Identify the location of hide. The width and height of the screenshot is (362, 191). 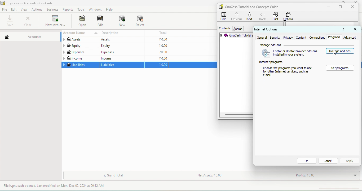
(224, 16).